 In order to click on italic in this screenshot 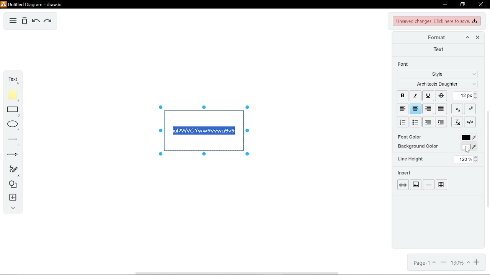, I will do `click(416, 95)`.